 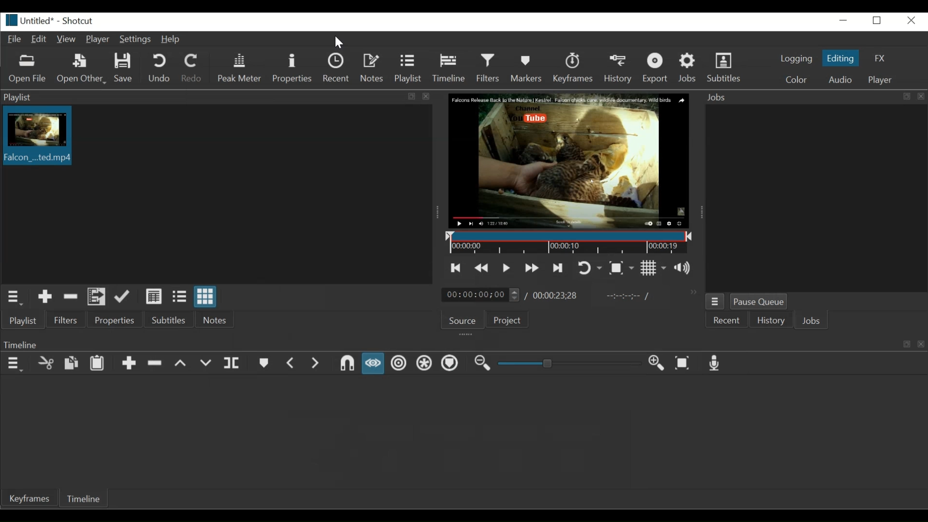 I want to click on Settings, so click(x=136, y=40).